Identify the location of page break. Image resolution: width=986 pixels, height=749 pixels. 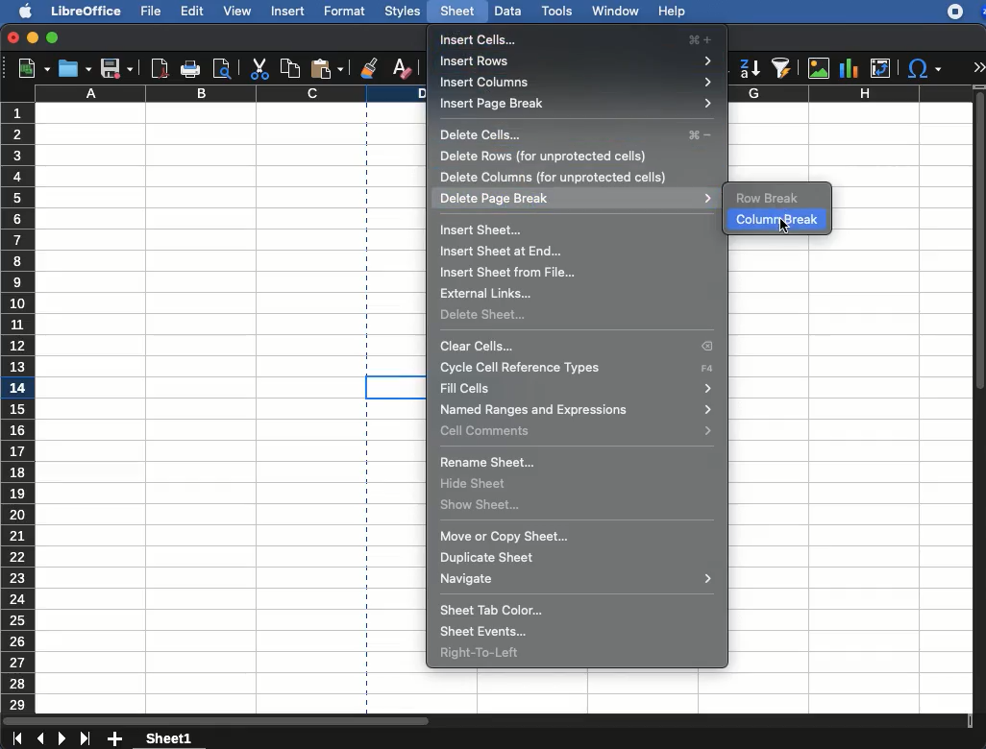
(366, 234).